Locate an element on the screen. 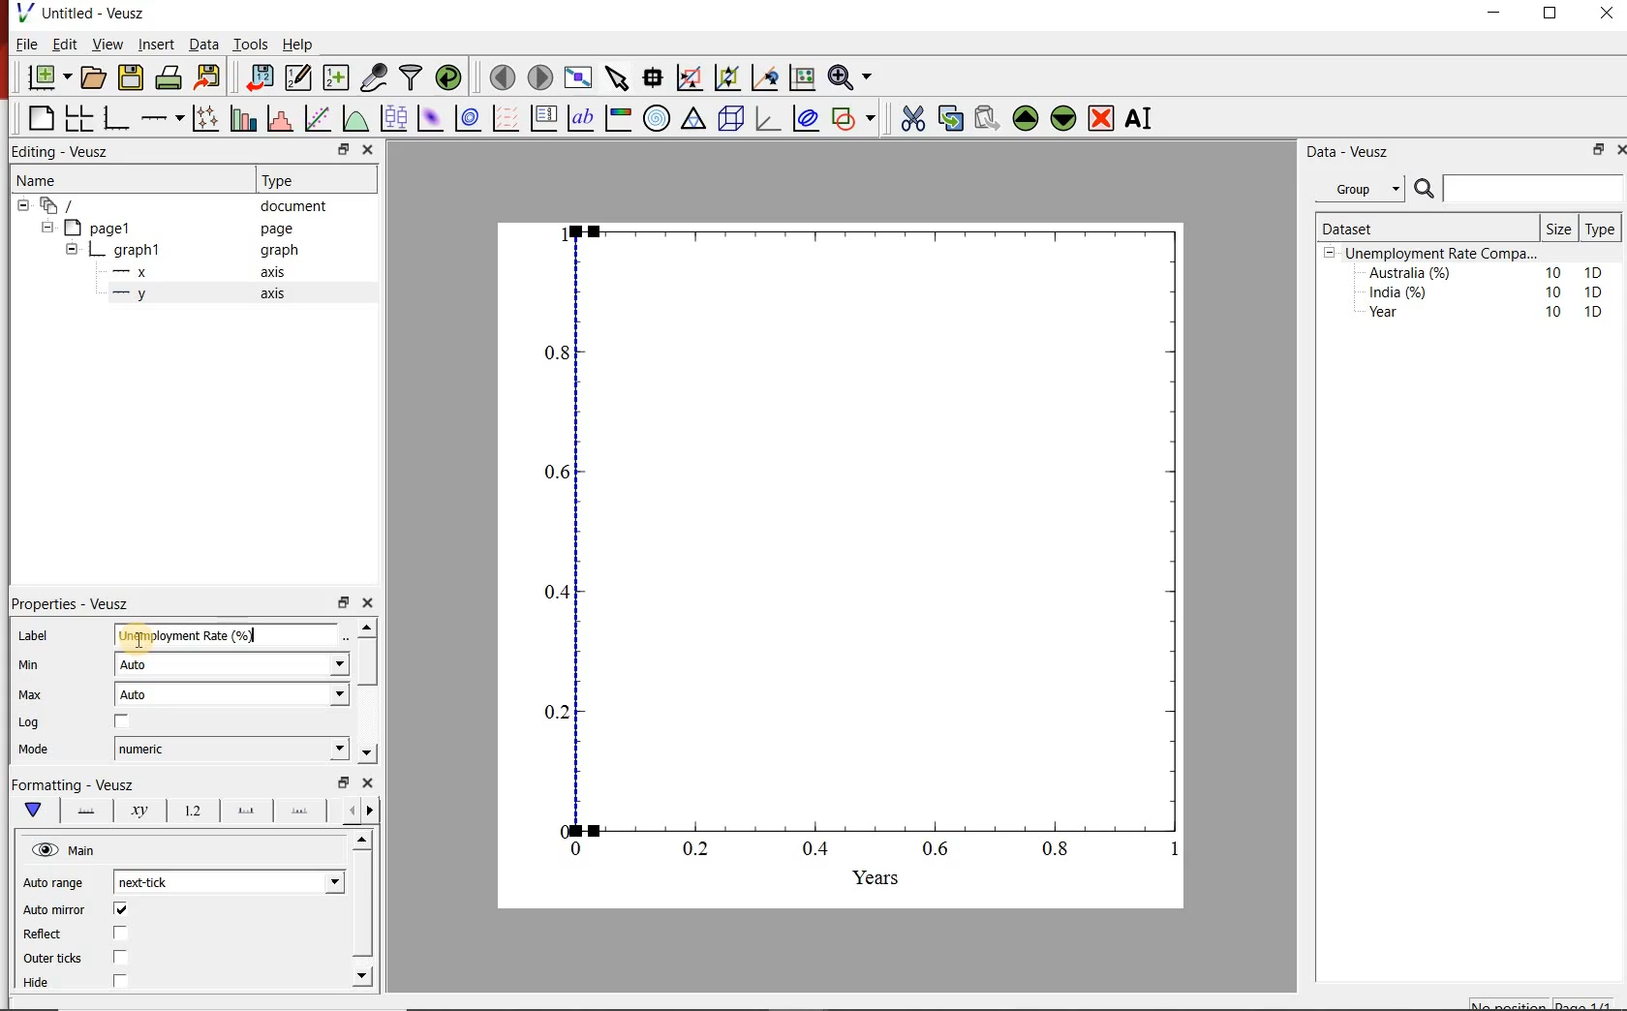  Reflect is located at coordinates (44, 935).